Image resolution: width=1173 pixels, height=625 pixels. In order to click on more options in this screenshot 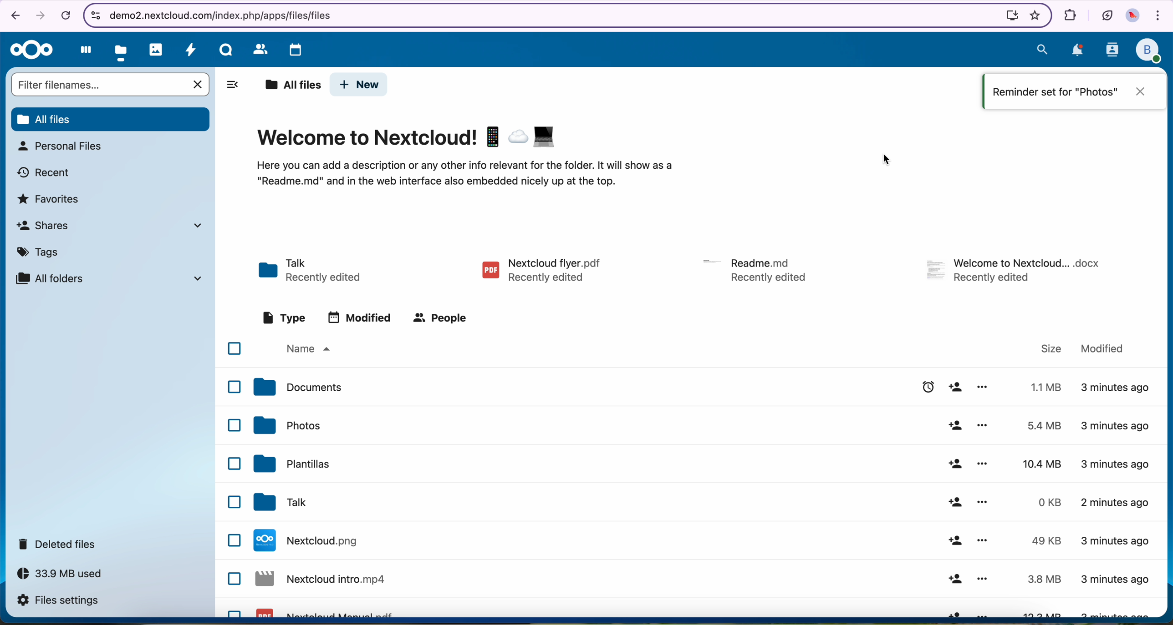, I will do `click(982, 541)`.